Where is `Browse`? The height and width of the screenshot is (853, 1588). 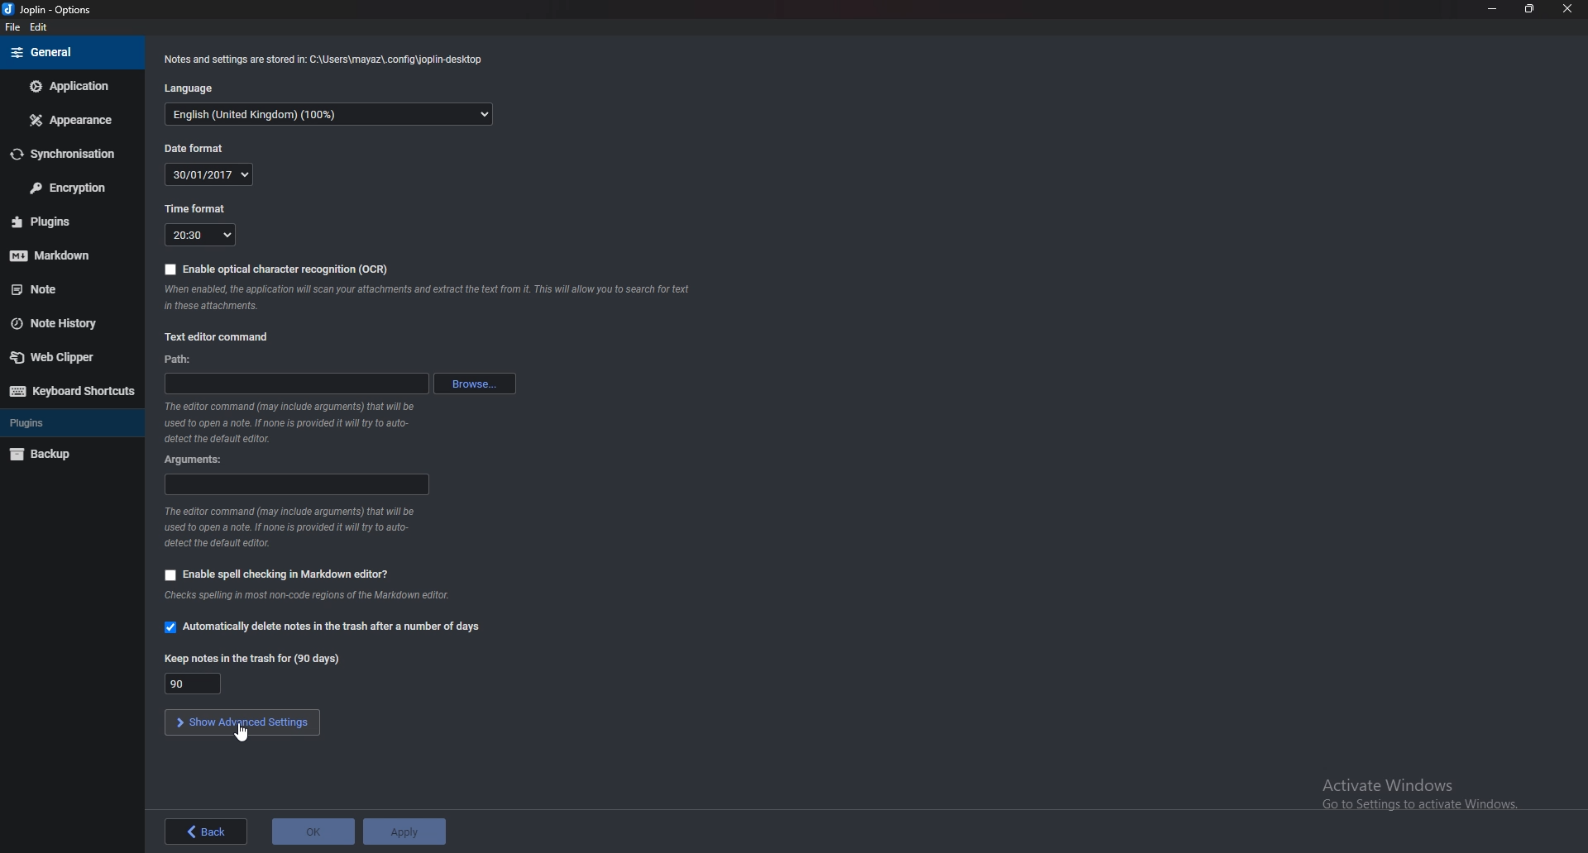
Browse is located at coordinates (474, 382).